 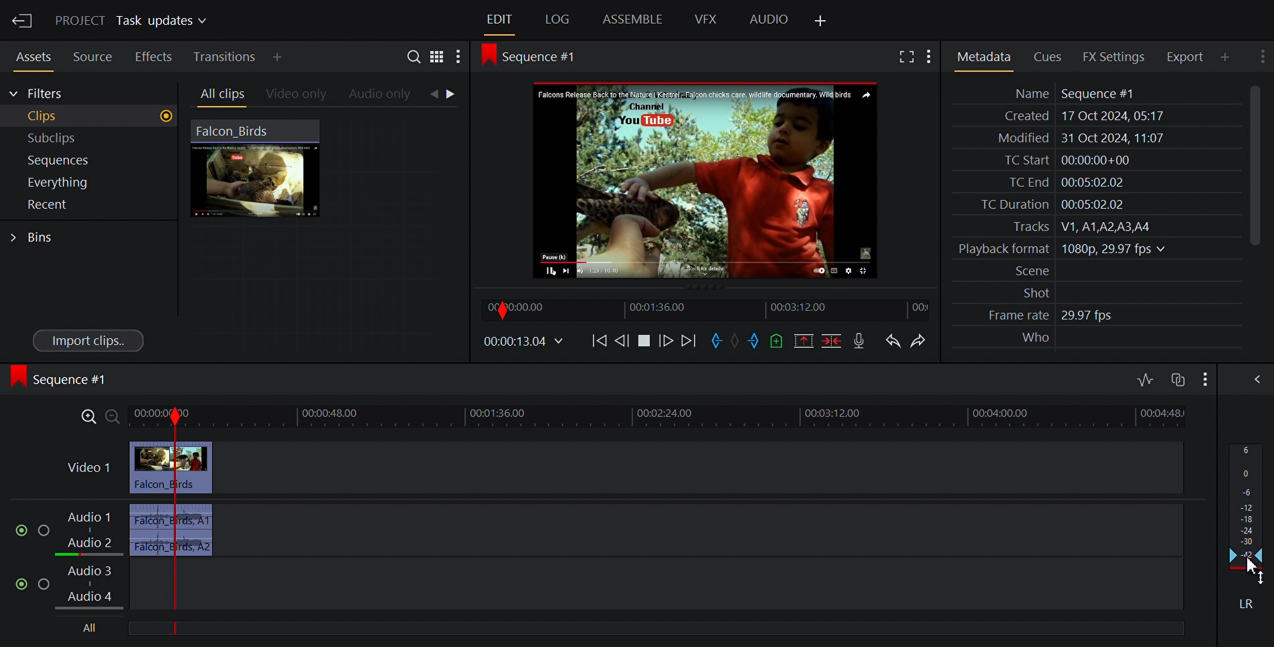 I want to click on Toggle audio editing levels, so click(x=1144, y=378).